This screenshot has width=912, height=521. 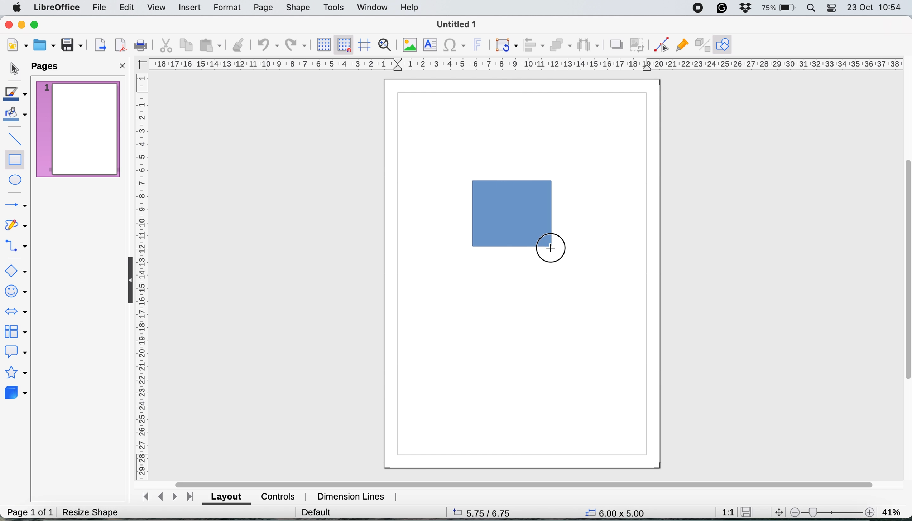 I want to click on curves and polygons, so click(x=17, y=227).